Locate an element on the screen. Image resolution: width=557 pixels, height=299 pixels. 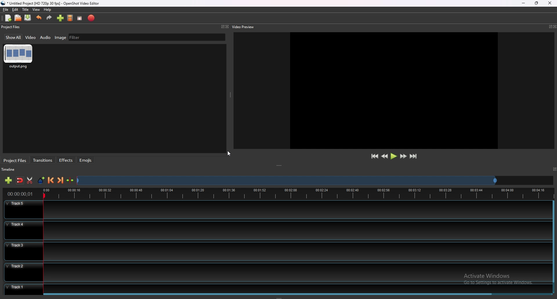
cursor is located at coordinates (229, 154).